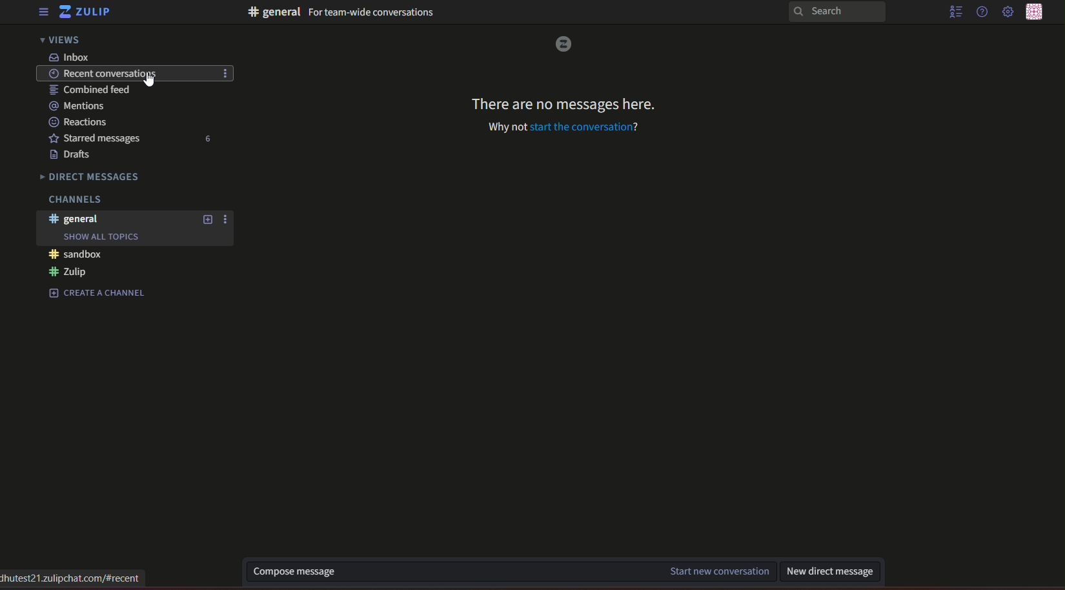 The height and width of the screenshot is (590, 1065). Describe the element at coordinates (294, 572) in the screenshot. I see `compose message` at that location.